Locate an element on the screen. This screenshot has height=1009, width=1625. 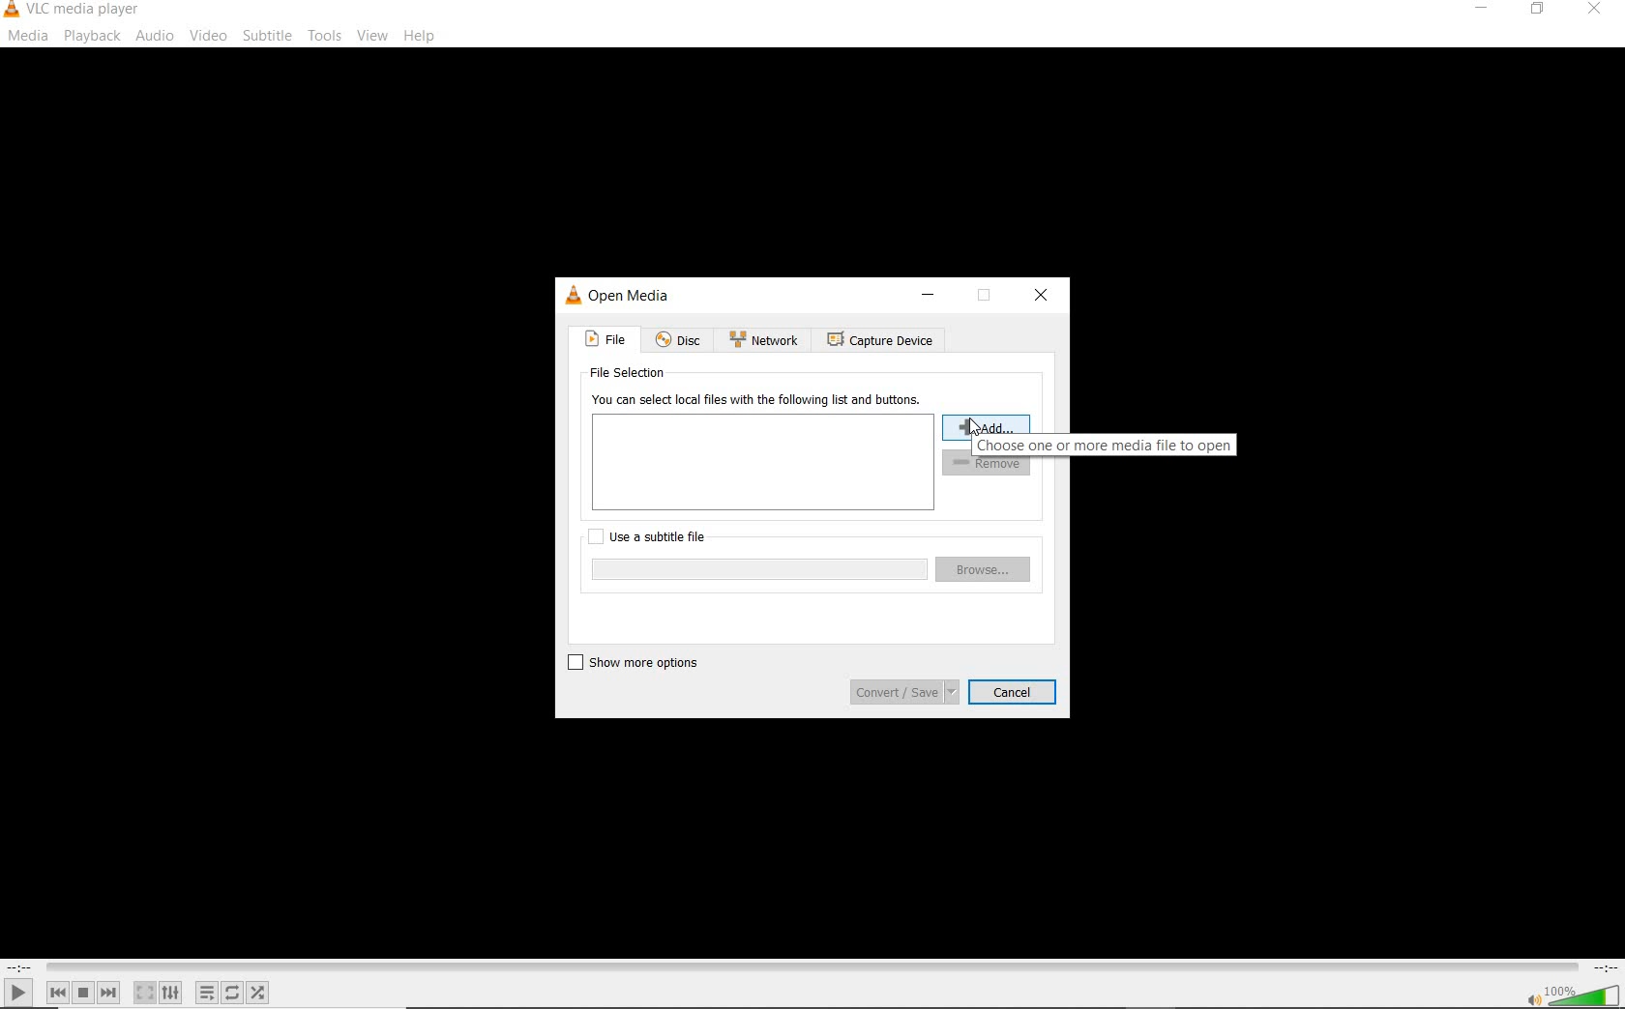
use a subtitle file is located at coordinates (651, 536).